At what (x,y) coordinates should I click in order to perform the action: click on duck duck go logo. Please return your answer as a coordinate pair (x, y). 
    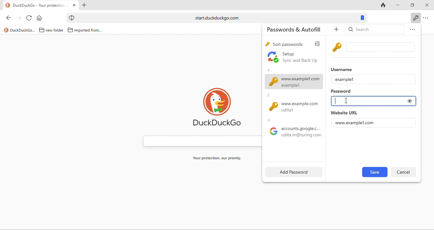
    Looking at the image, I should click on (217, 106).